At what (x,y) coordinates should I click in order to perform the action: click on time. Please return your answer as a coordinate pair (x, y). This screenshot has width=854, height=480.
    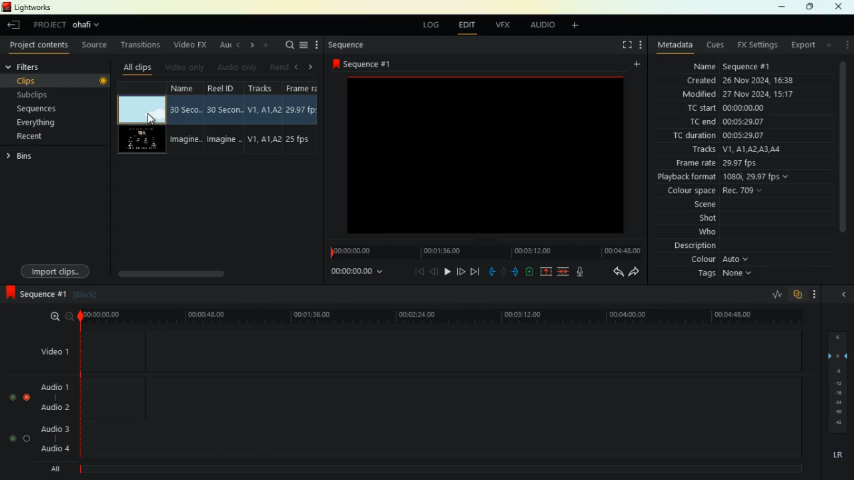
    Looking at the image, I should click on (352, 272).